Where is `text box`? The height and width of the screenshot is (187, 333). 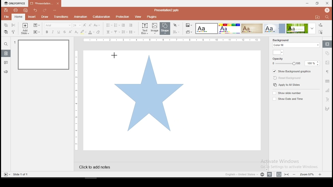
text box is located at coordinates (144, 28).